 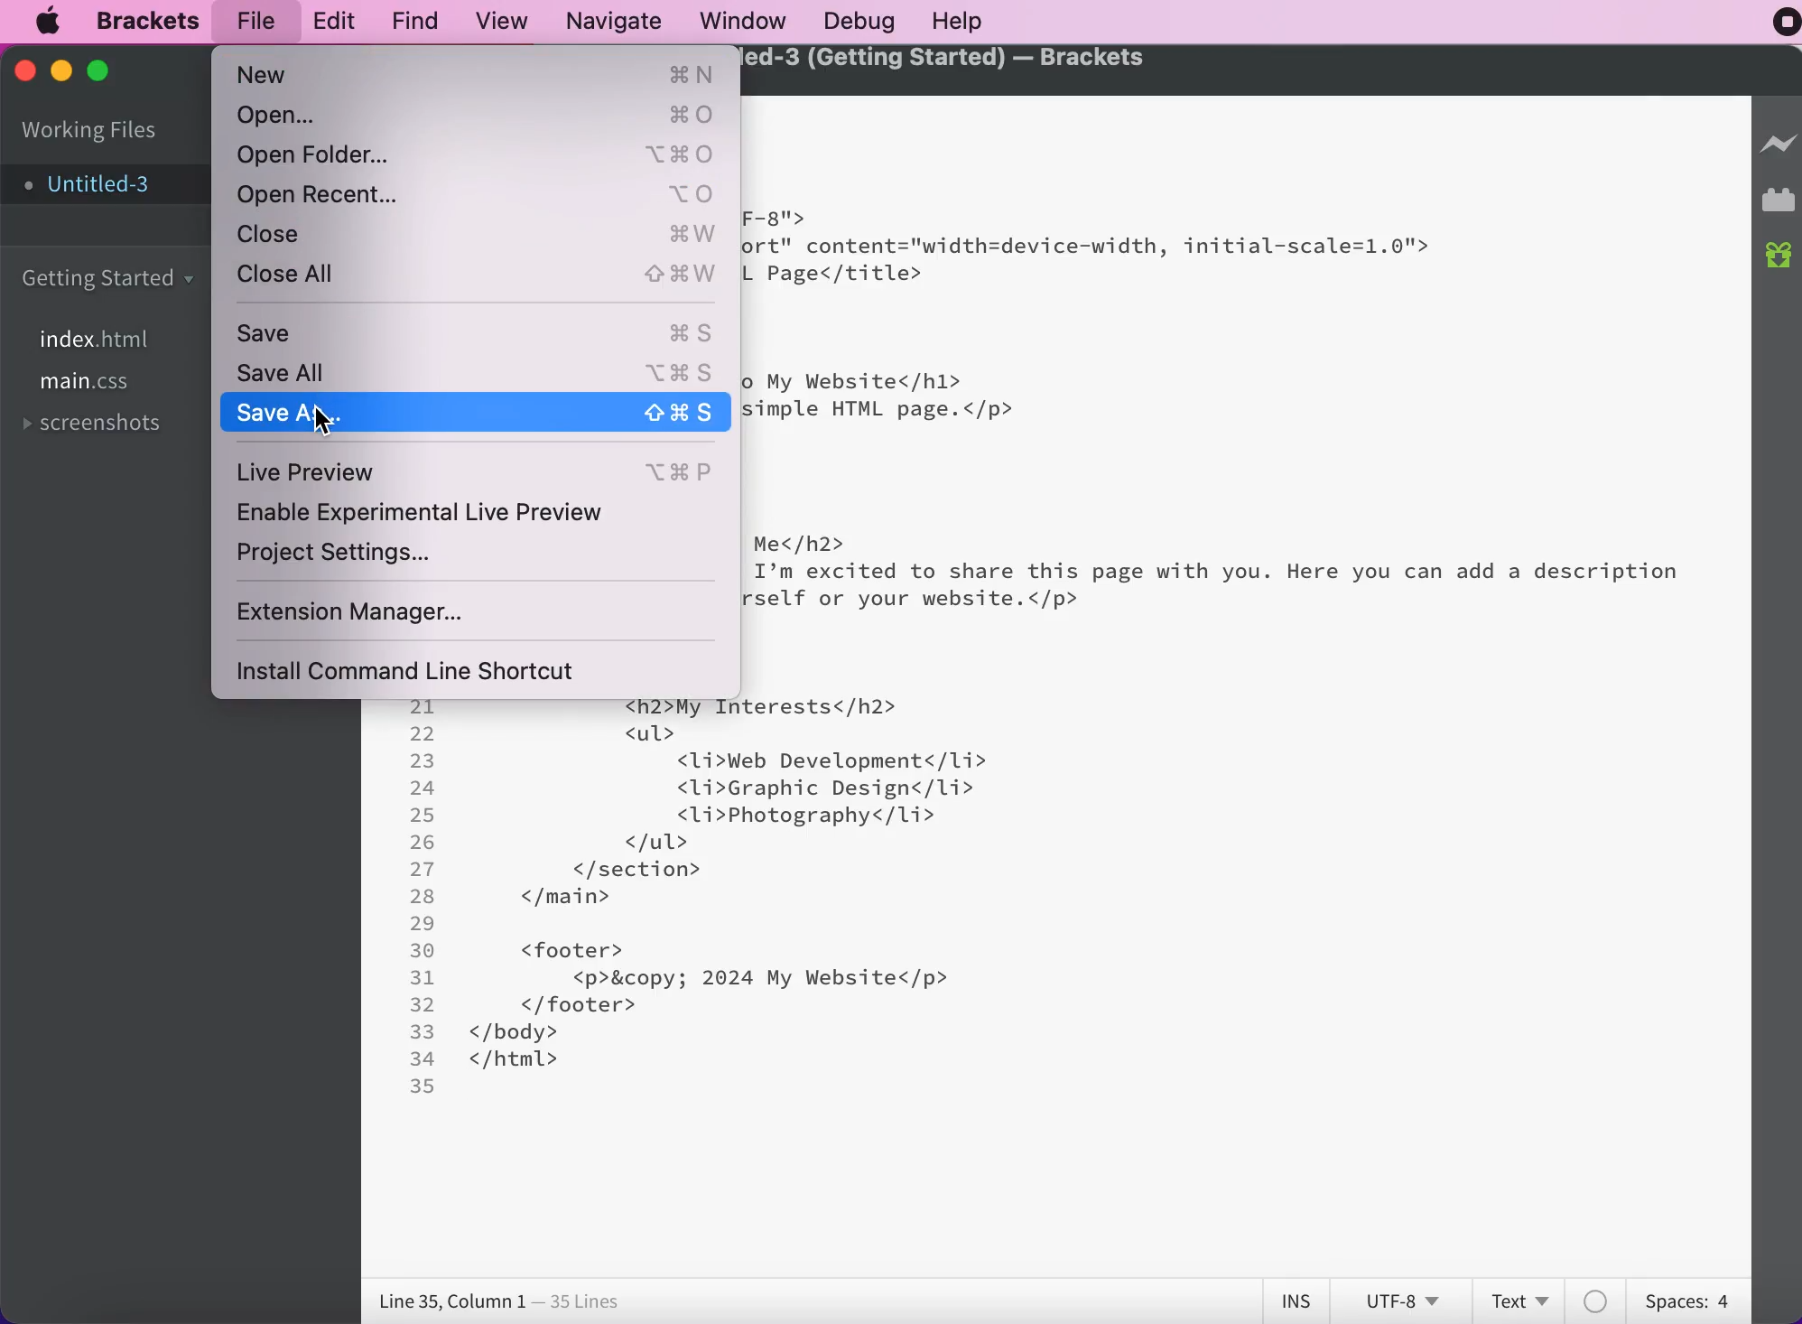 I want to click on live preview, so click(x=1775, y=145).